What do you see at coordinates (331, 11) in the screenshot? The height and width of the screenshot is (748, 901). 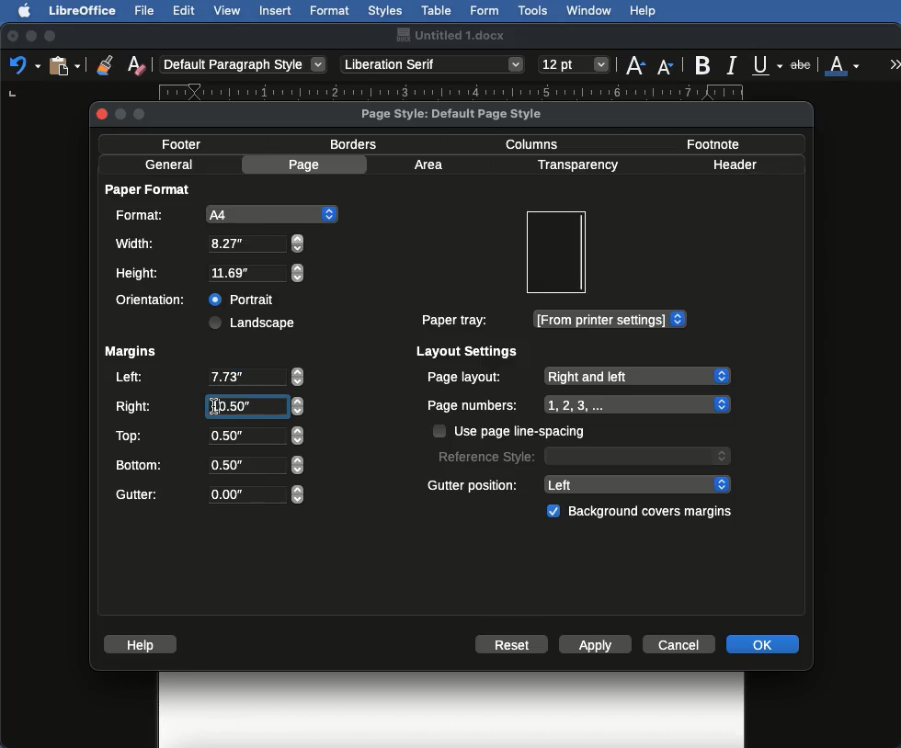 I see `Format` at bounding box center [331, 11].